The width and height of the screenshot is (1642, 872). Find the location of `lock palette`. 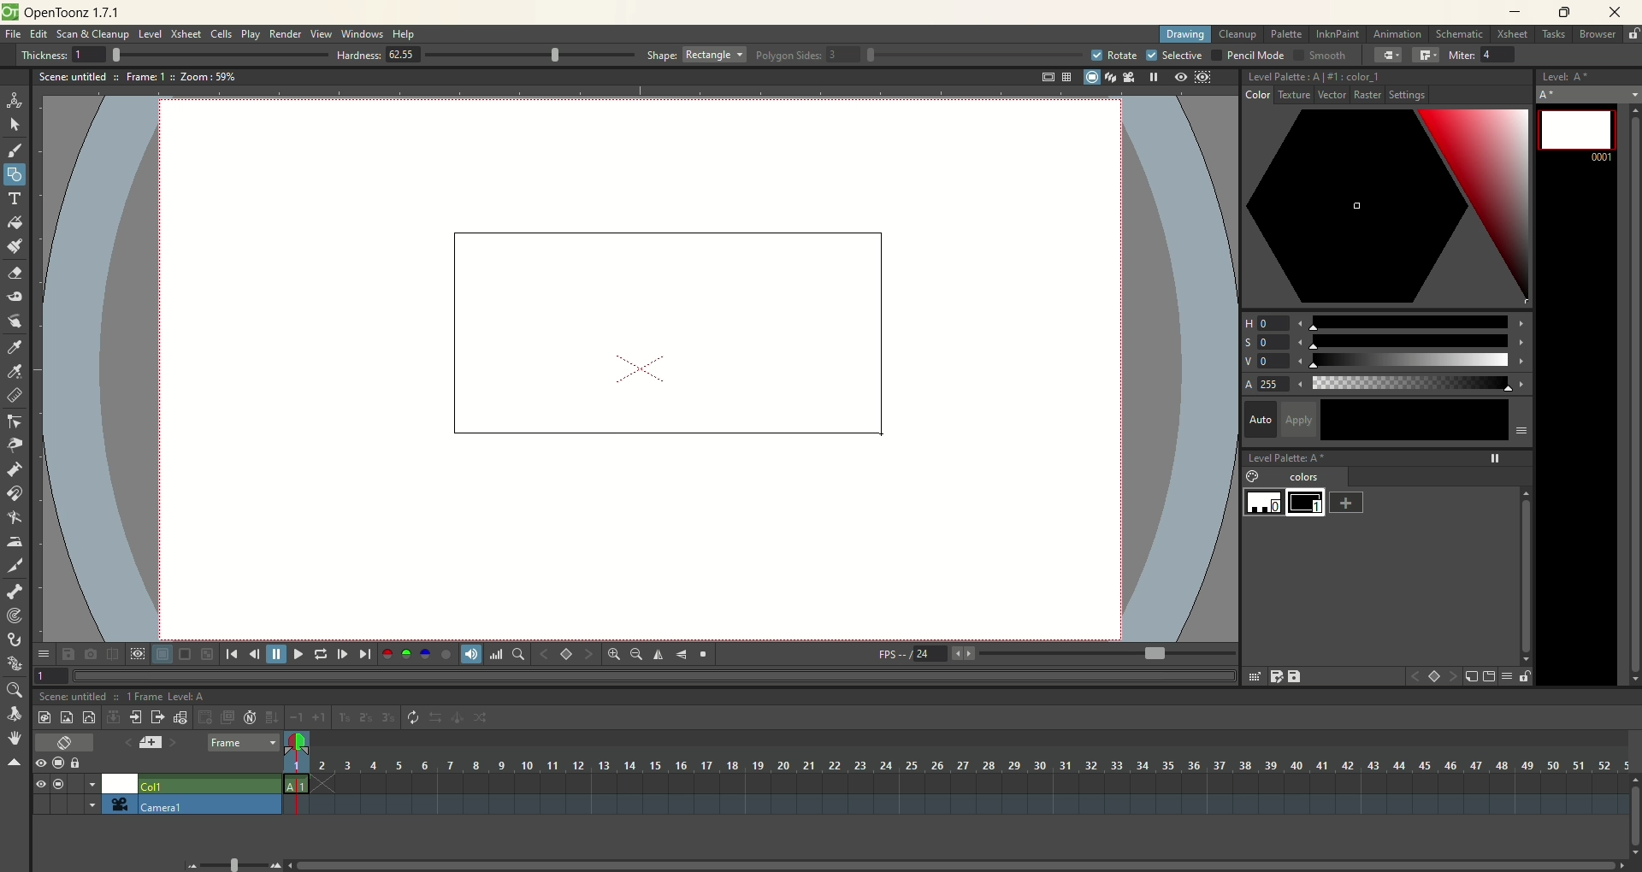

lock palette is located at coordinates (1515, 676).